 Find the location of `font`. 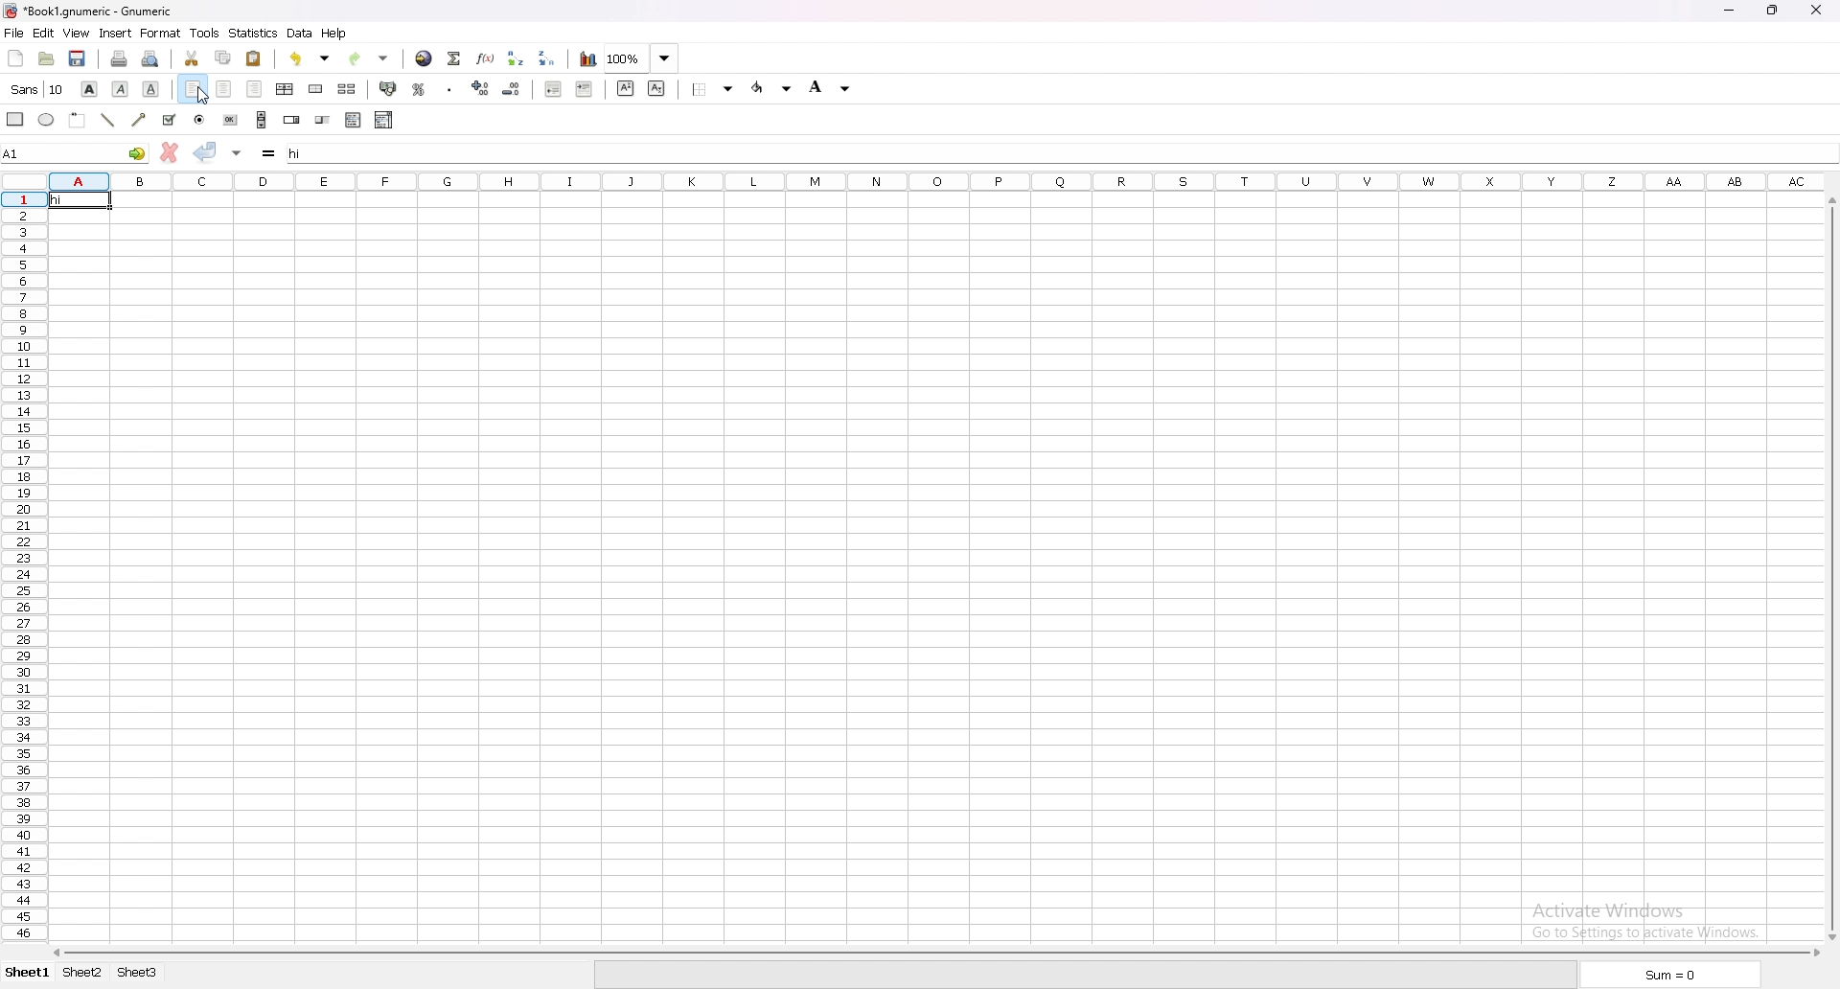

font is located at coordinates (37, 89).